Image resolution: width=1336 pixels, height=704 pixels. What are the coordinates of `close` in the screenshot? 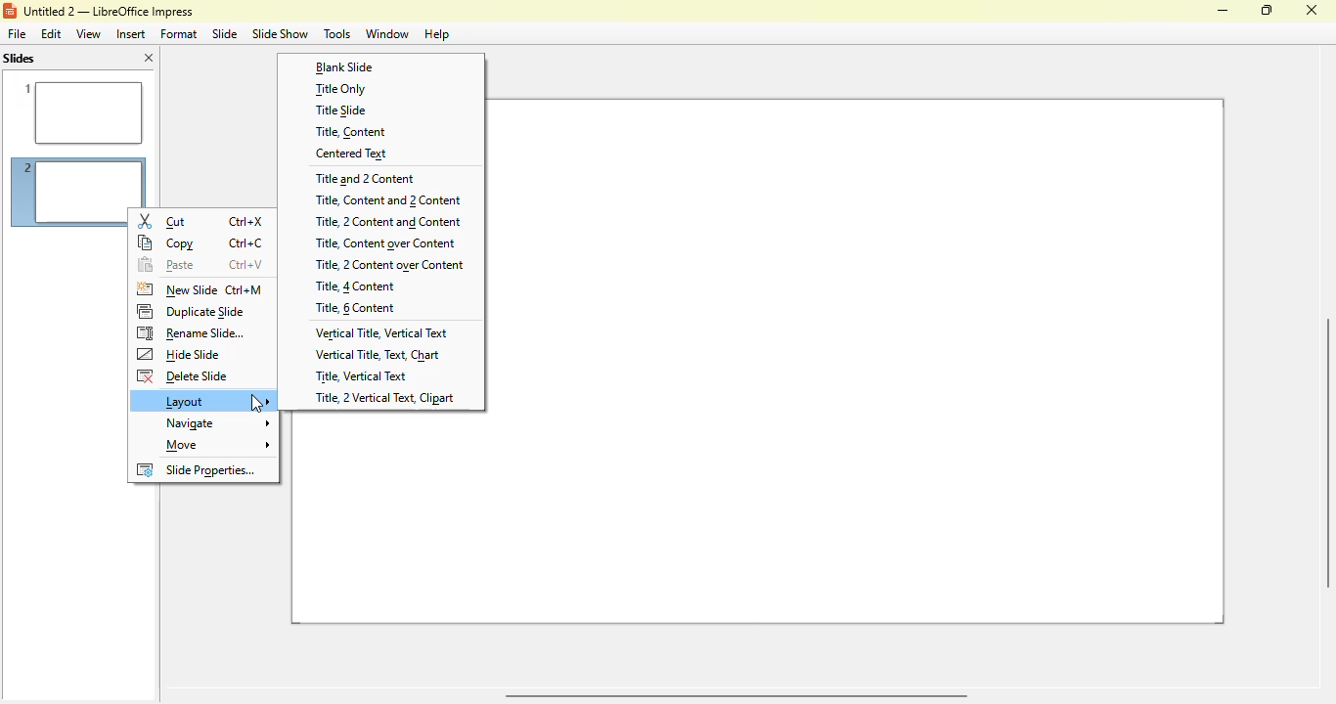 It's located at (1311, 10).